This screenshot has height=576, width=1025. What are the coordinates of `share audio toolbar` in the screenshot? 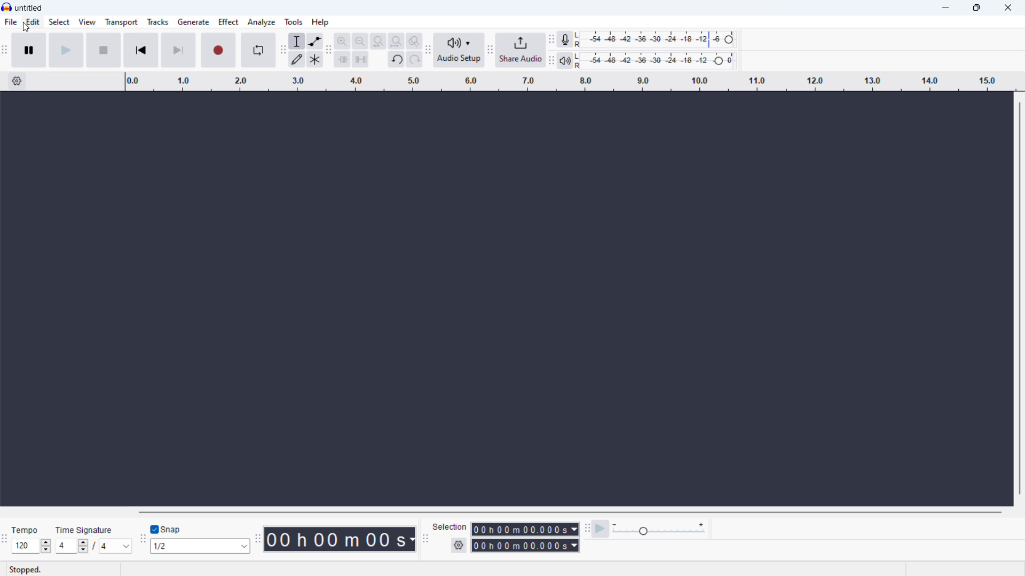 It's located at (490, 51).